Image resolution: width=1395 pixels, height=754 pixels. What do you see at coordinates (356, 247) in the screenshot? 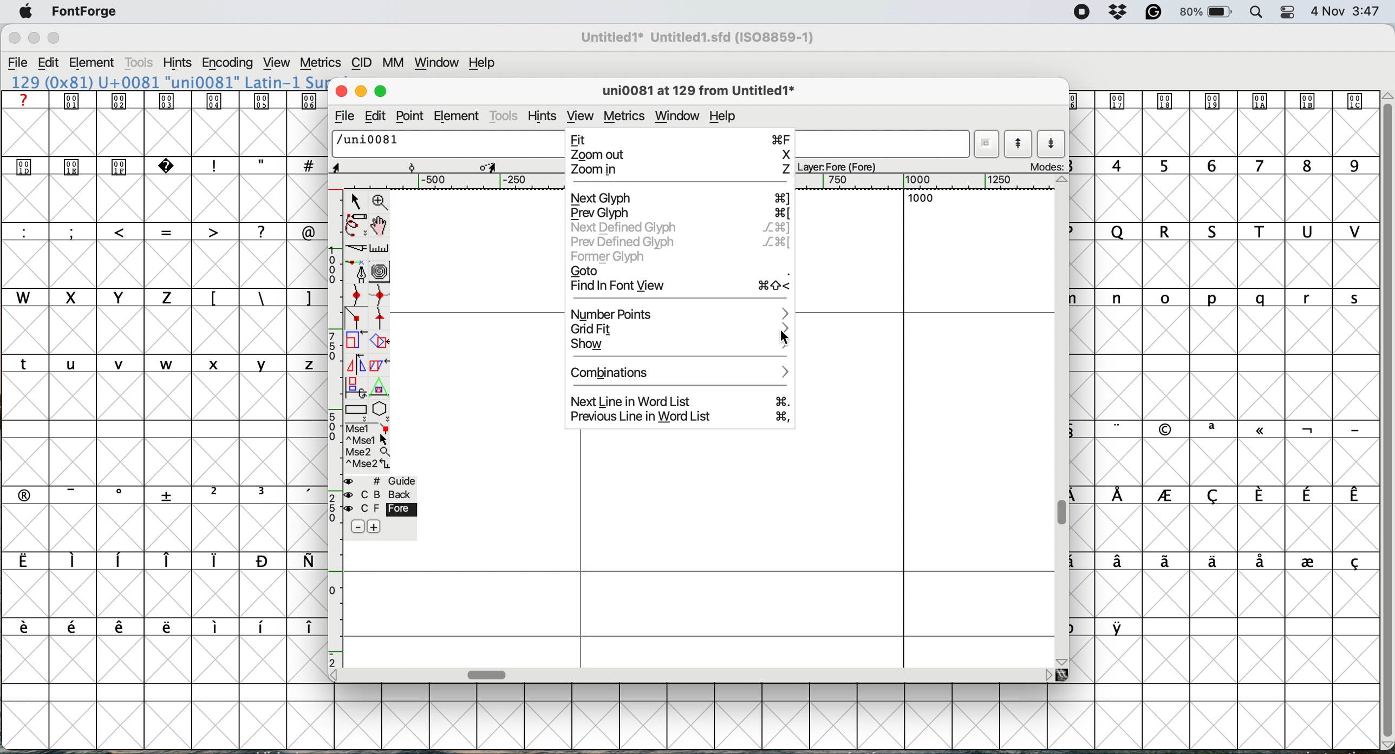
I see `cut splines in two` at bounding box center [356, 247].